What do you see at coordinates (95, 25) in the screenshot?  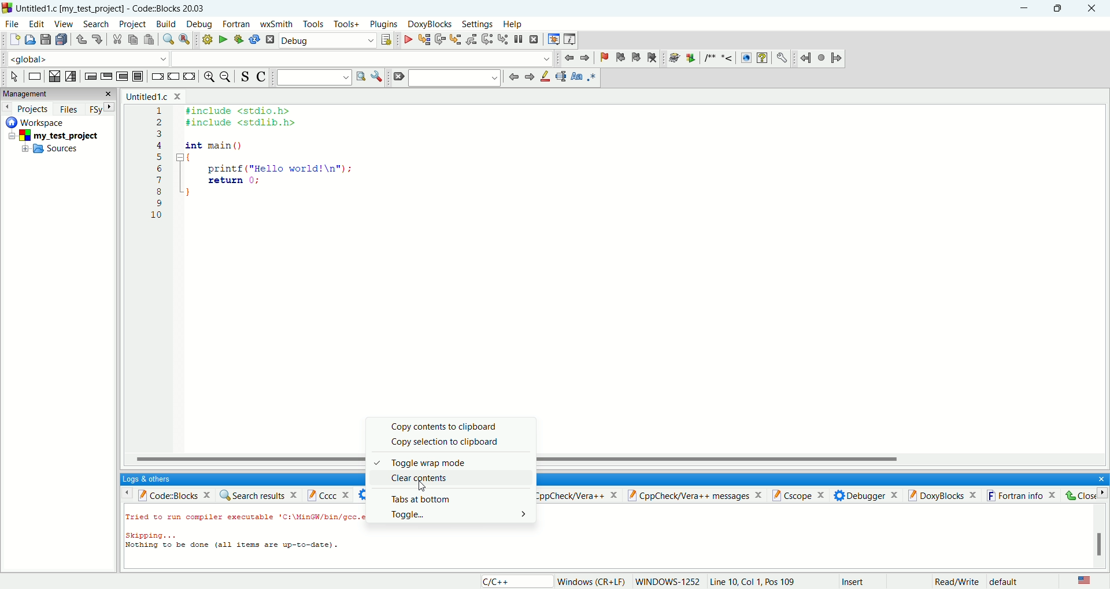 I see `search` at bounding box center [95, 25].